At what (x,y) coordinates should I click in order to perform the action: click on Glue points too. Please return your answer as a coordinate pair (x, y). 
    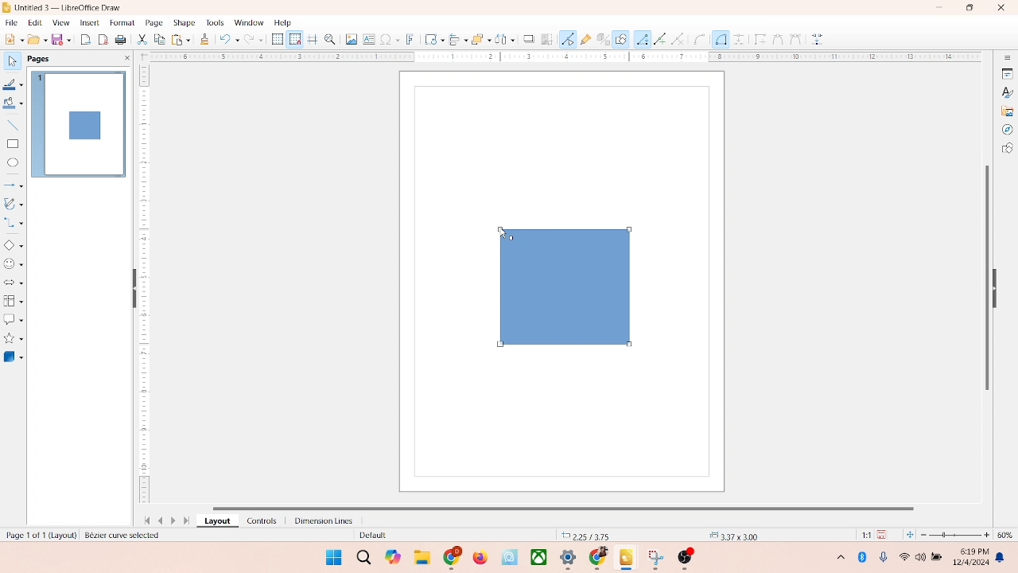
    Looking at the image, I should click on (818, 40).